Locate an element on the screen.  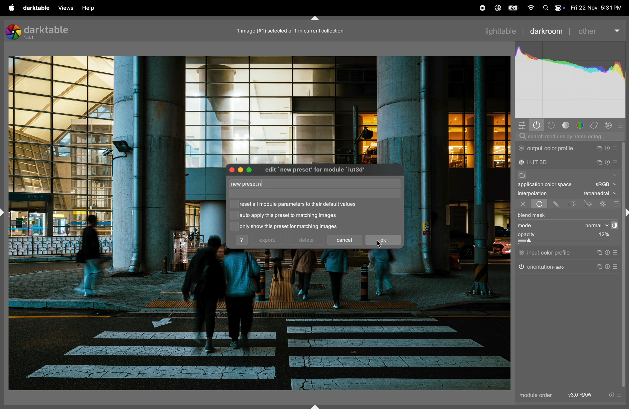
help is located at coordinates (89, 8).